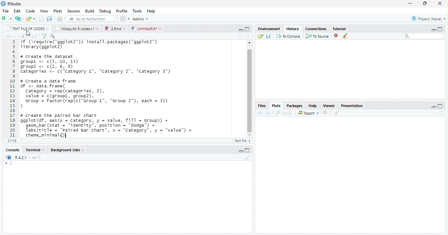 The width and height of the screenshot is (448, 235). I want to click on Rscript, so click(242, 141).